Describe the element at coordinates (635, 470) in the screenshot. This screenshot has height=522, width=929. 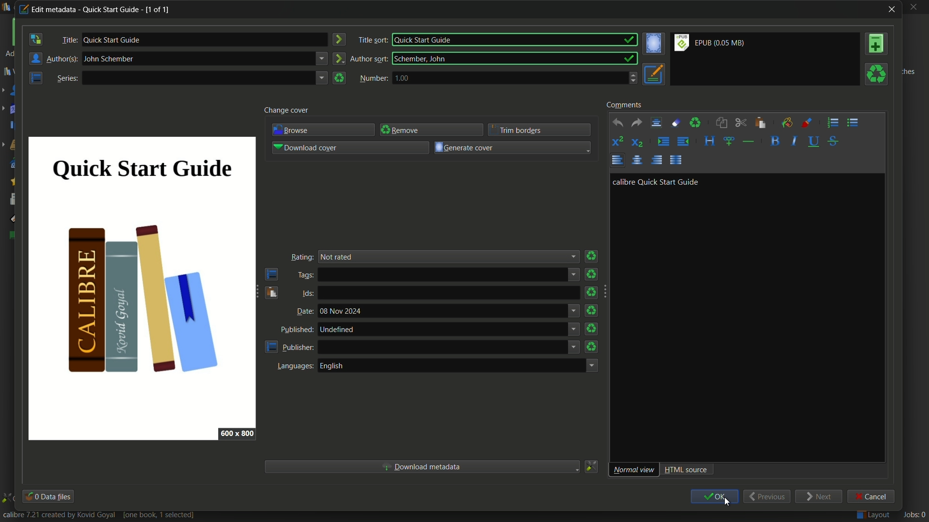
I see `normal view` at that location.